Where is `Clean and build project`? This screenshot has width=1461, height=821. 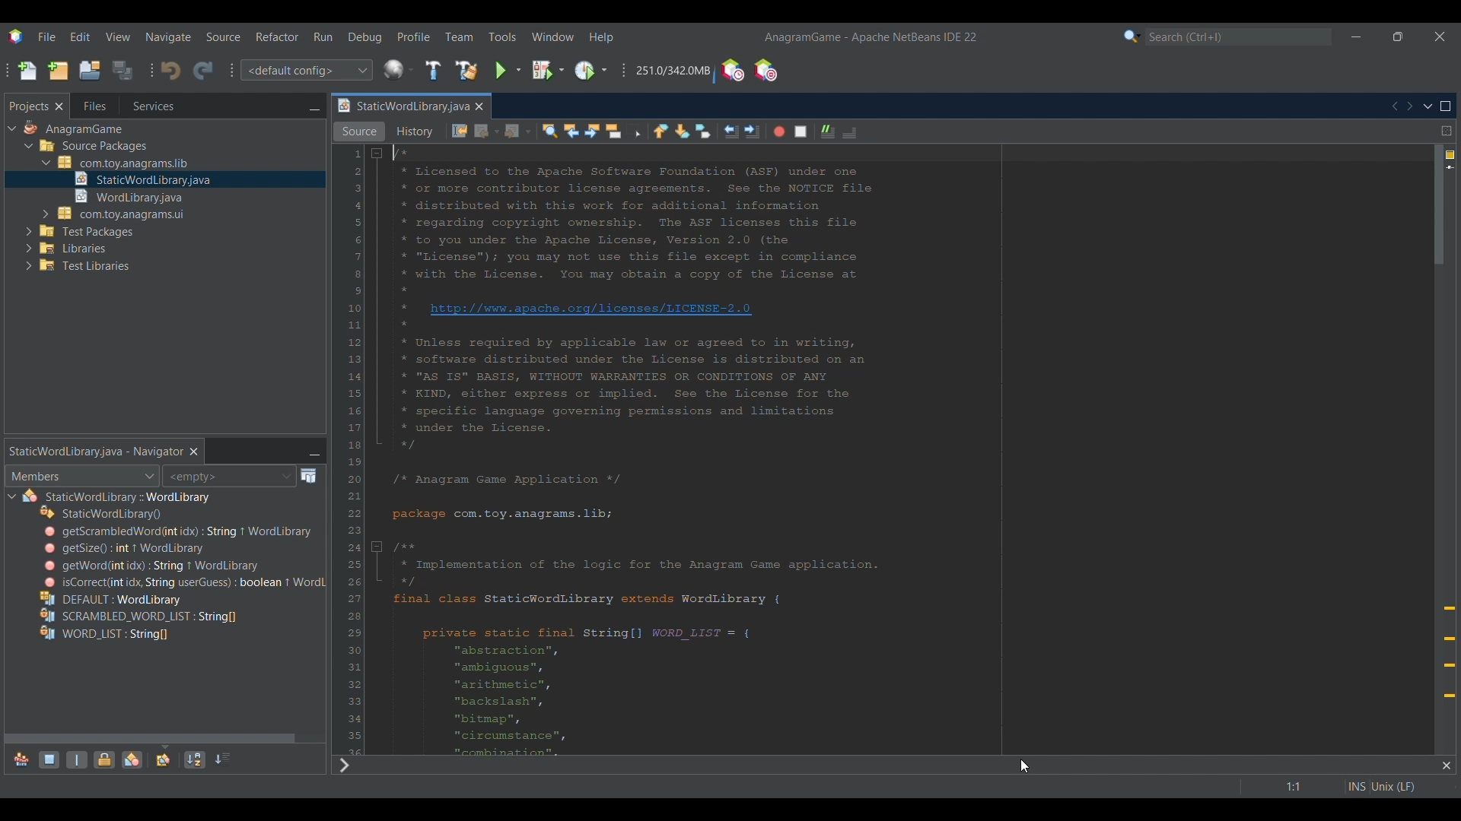
Clean and build project is located at coordinates (467, 71).